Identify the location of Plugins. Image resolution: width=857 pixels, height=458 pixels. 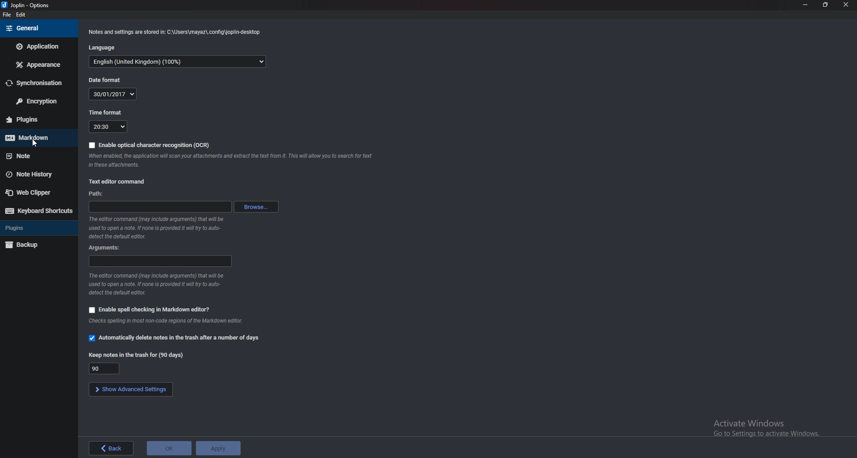
(35, 229).